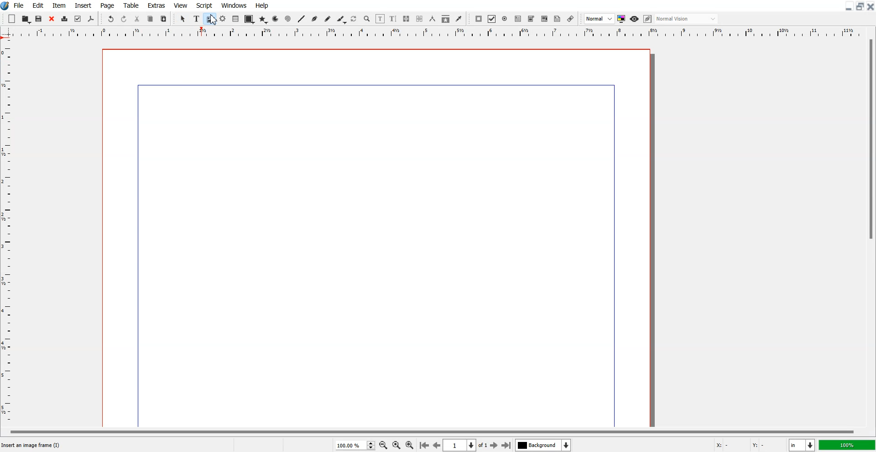  Describe the element at coordinates (466, 445) in the screenshot. I see `Select current page 1` at that location.